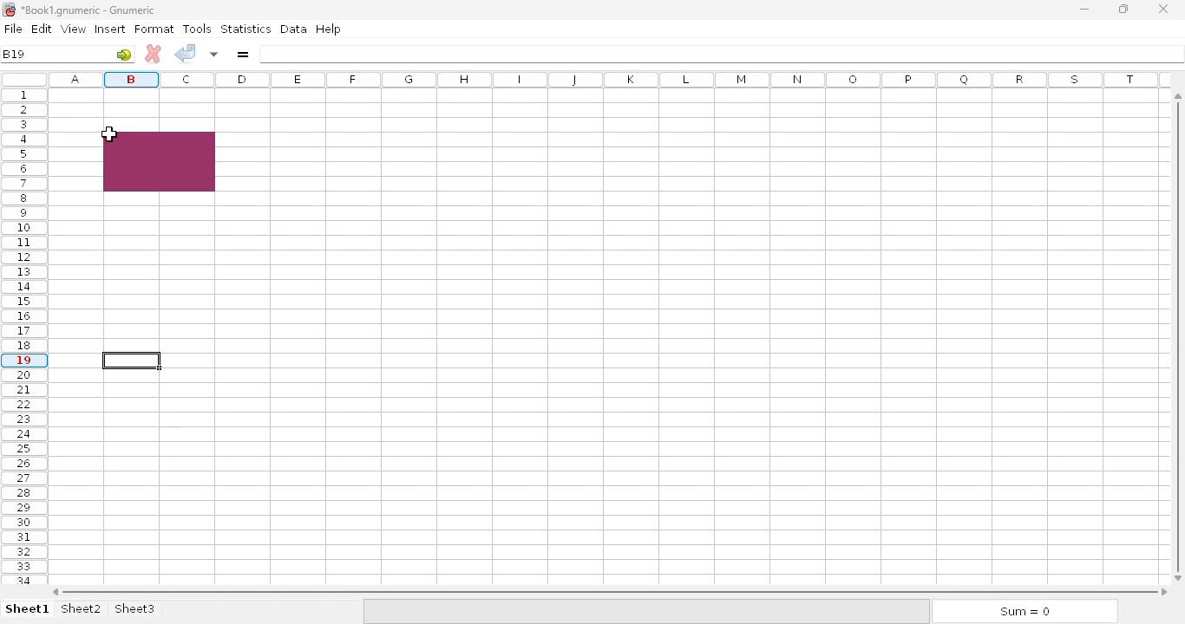  Describe the element at coordinates (246, 29) in the screenshot. I see `statistics` at that location.